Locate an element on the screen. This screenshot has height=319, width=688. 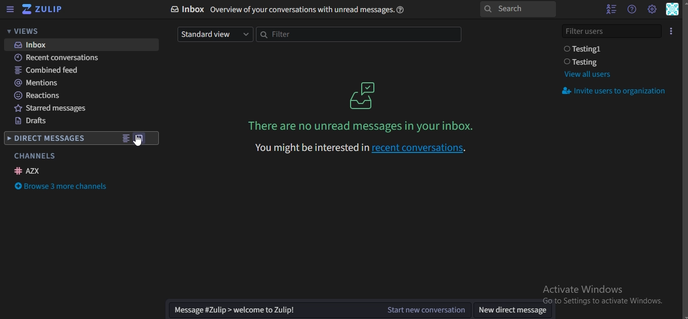
personal menu is located at coordinates (673, 10).